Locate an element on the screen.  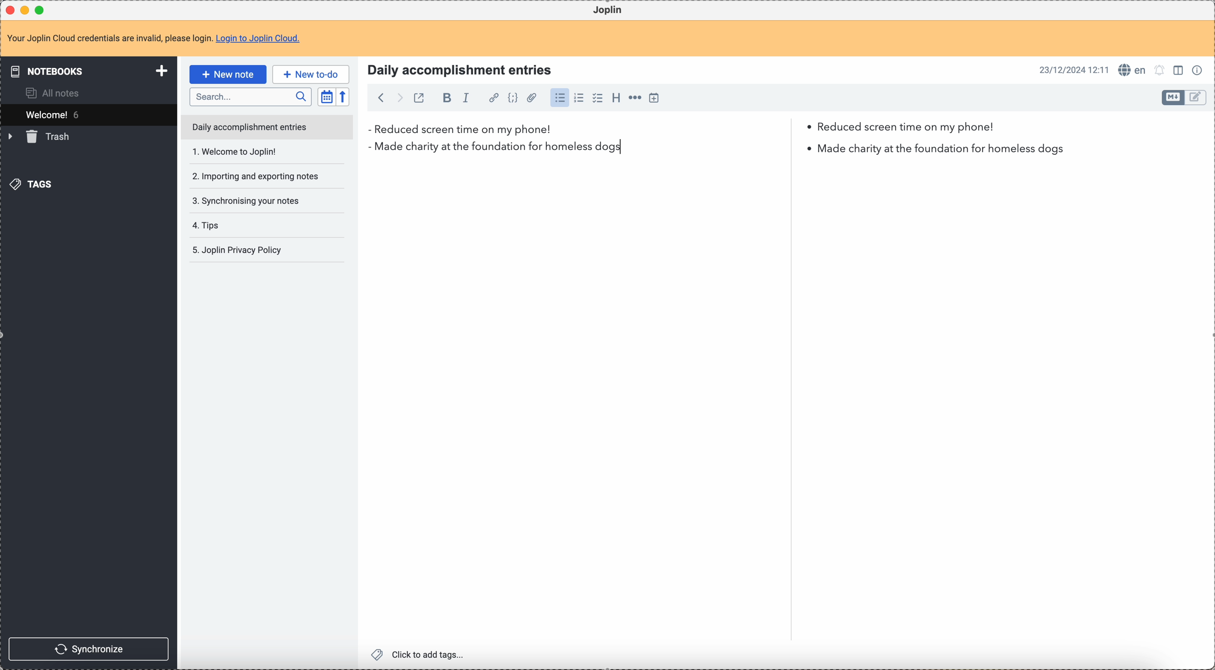
toggle edit layout is located at coordinates (1196, 98).